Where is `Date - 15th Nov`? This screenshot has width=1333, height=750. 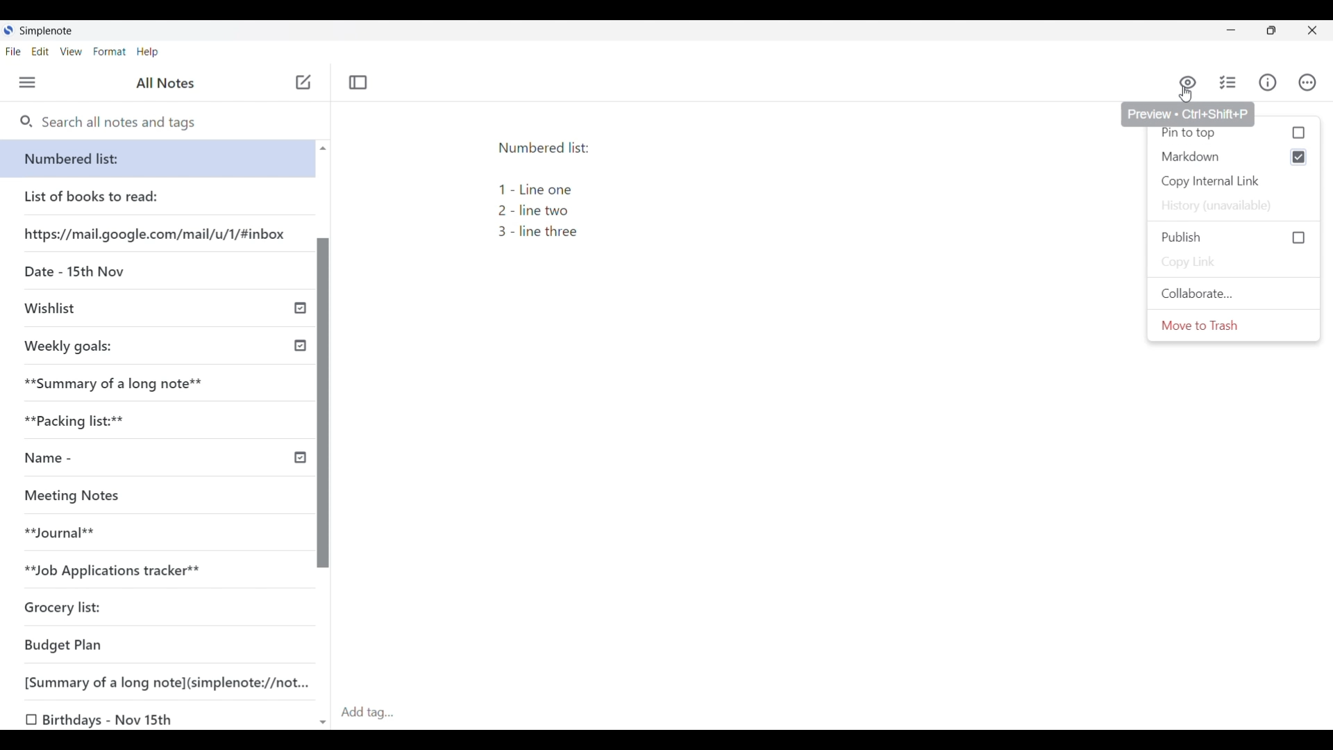 Date - 15th Nov is located at coordinates (85, 273).